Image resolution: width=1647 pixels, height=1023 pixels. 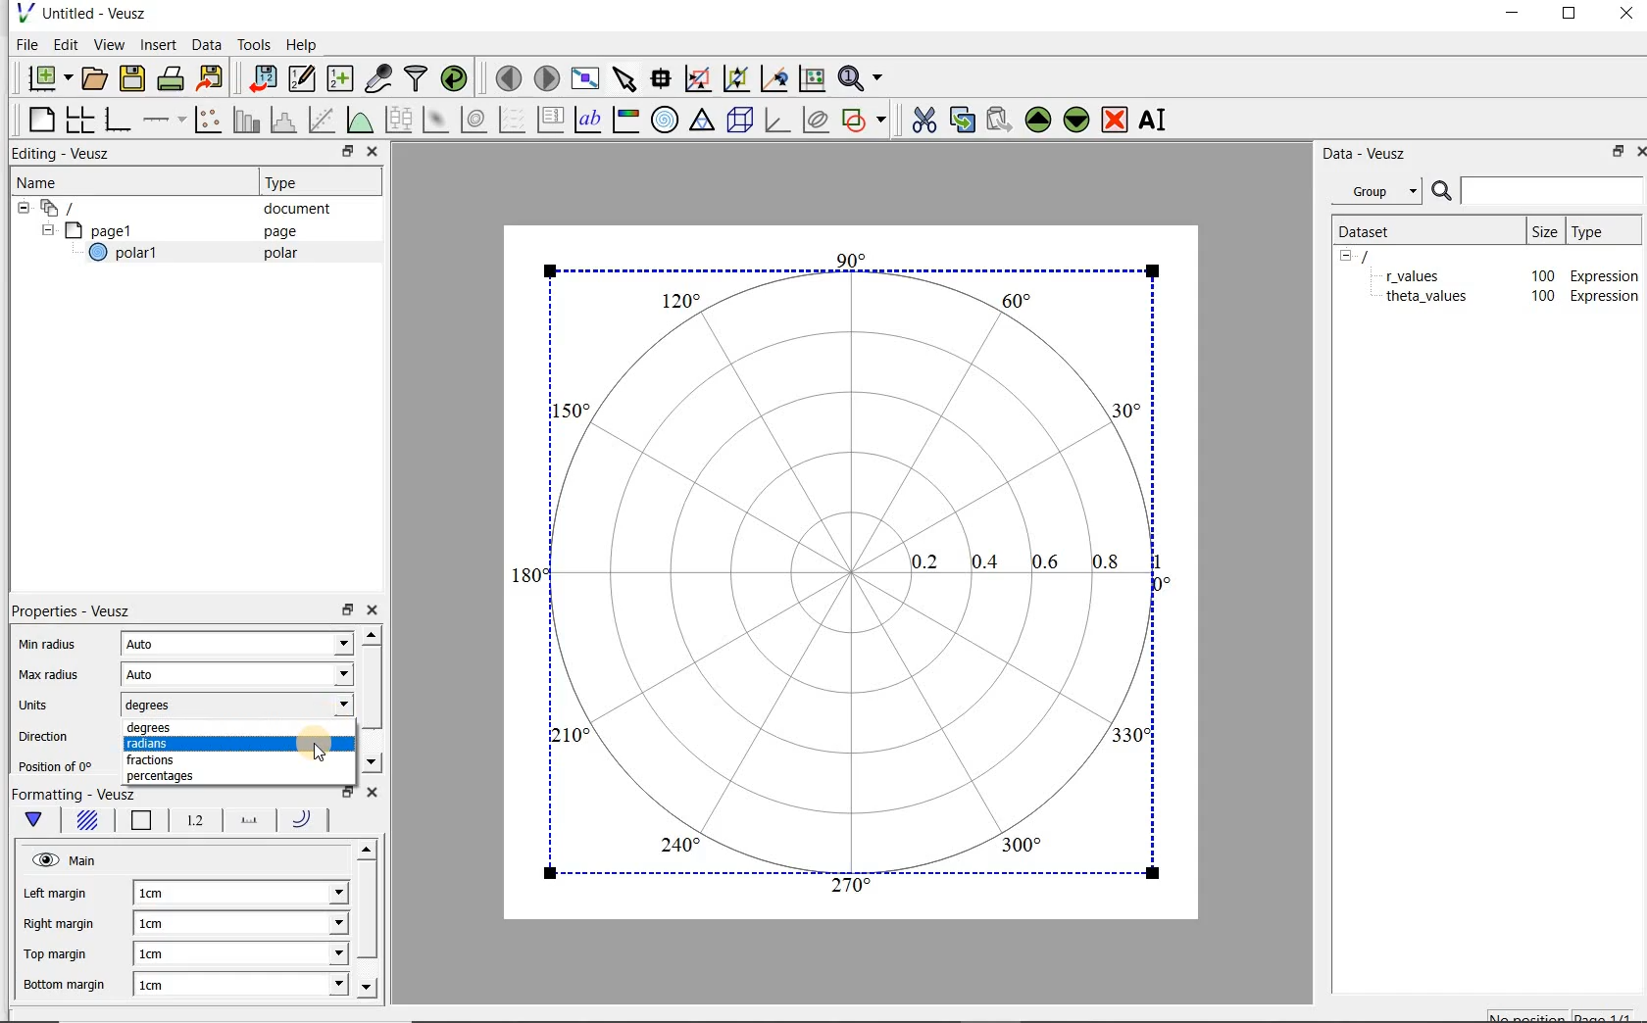 I want to click on polar graph, so click(x=666, y=120).